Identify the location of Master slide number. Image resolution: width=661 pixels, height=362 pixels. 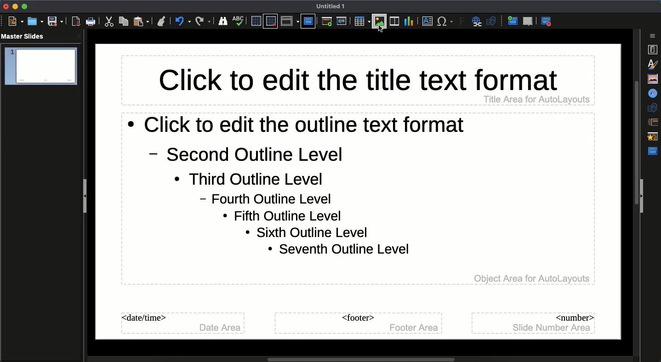
(535, 322).